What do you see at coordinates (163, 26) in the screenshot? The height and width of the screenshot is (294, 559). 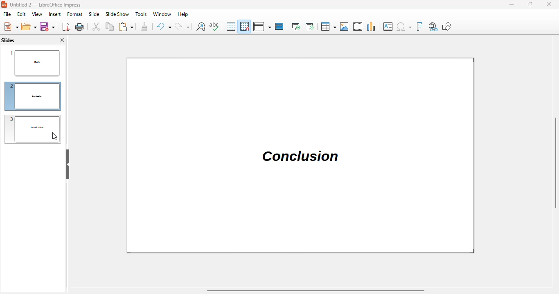 I see `undo` at bounding box center [163, 26].